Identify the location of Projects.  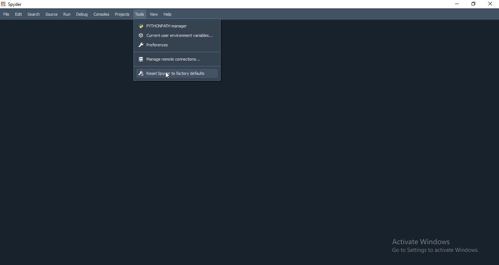
(121, 14).